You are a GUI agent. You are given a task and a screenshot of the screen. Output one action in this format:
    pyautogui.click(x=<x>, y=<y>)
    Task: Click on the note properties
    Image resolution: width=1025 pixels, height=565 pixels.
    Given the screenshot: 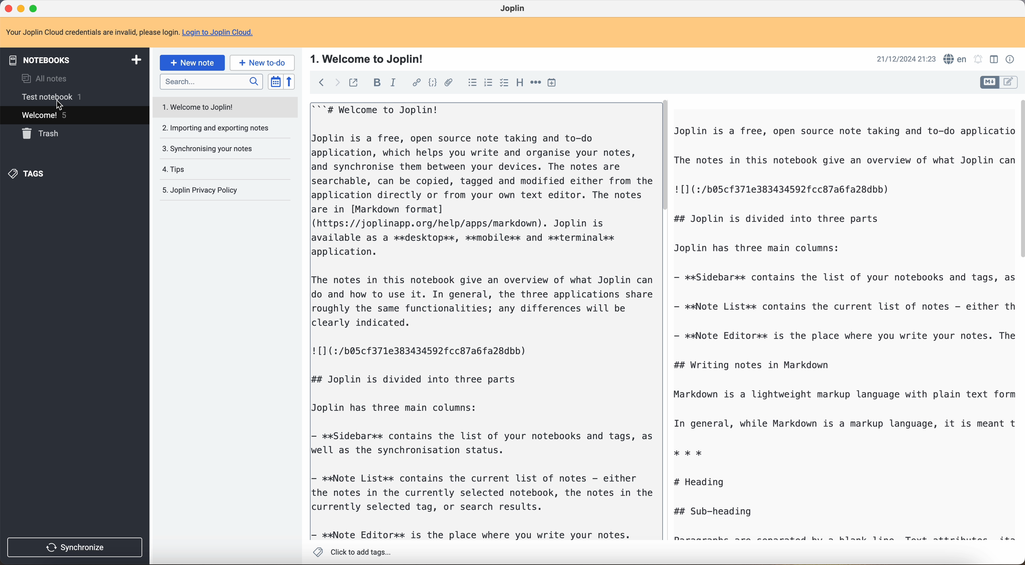 What is the action you would take?
    pyautogui.click(x=1013, y=59)
    